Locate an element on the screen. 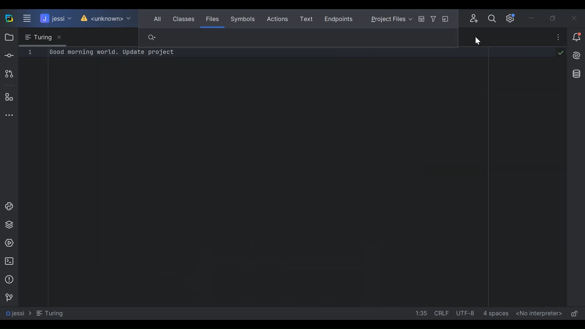 The image size is (585, 329). Preview is located at coordinates (420, 20).